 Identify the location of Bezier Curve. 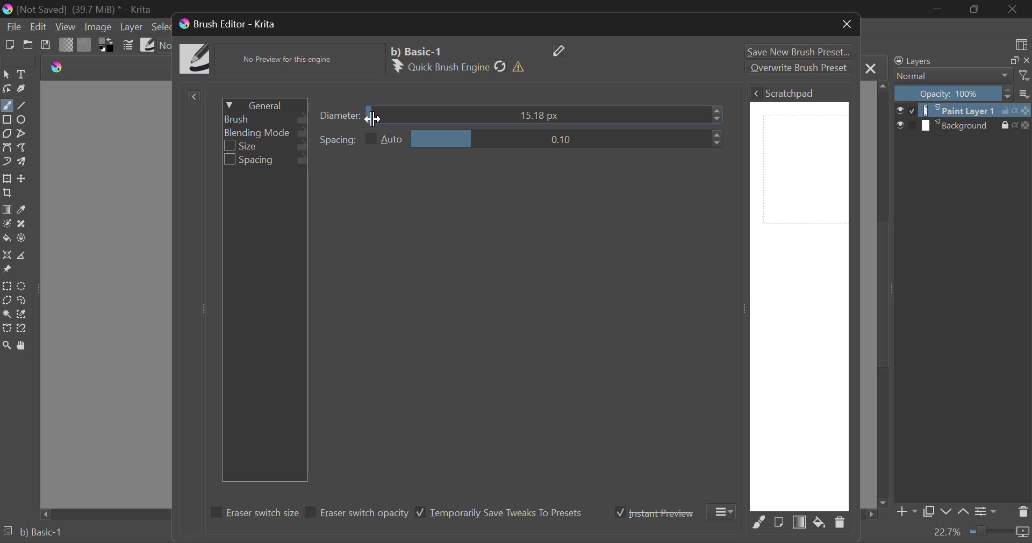
(6, 329).